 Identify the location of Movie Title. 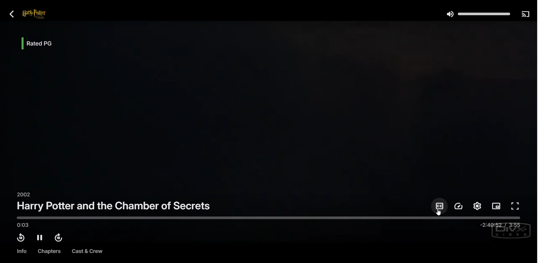
(114, 206).